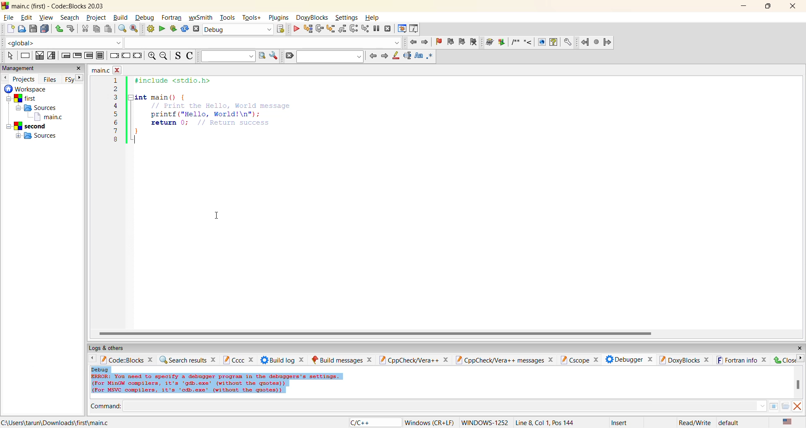 This screenshot has width=806, height=428. Describe the element at coordinates (28, 125) in the screenshot. I see `second` at that location.